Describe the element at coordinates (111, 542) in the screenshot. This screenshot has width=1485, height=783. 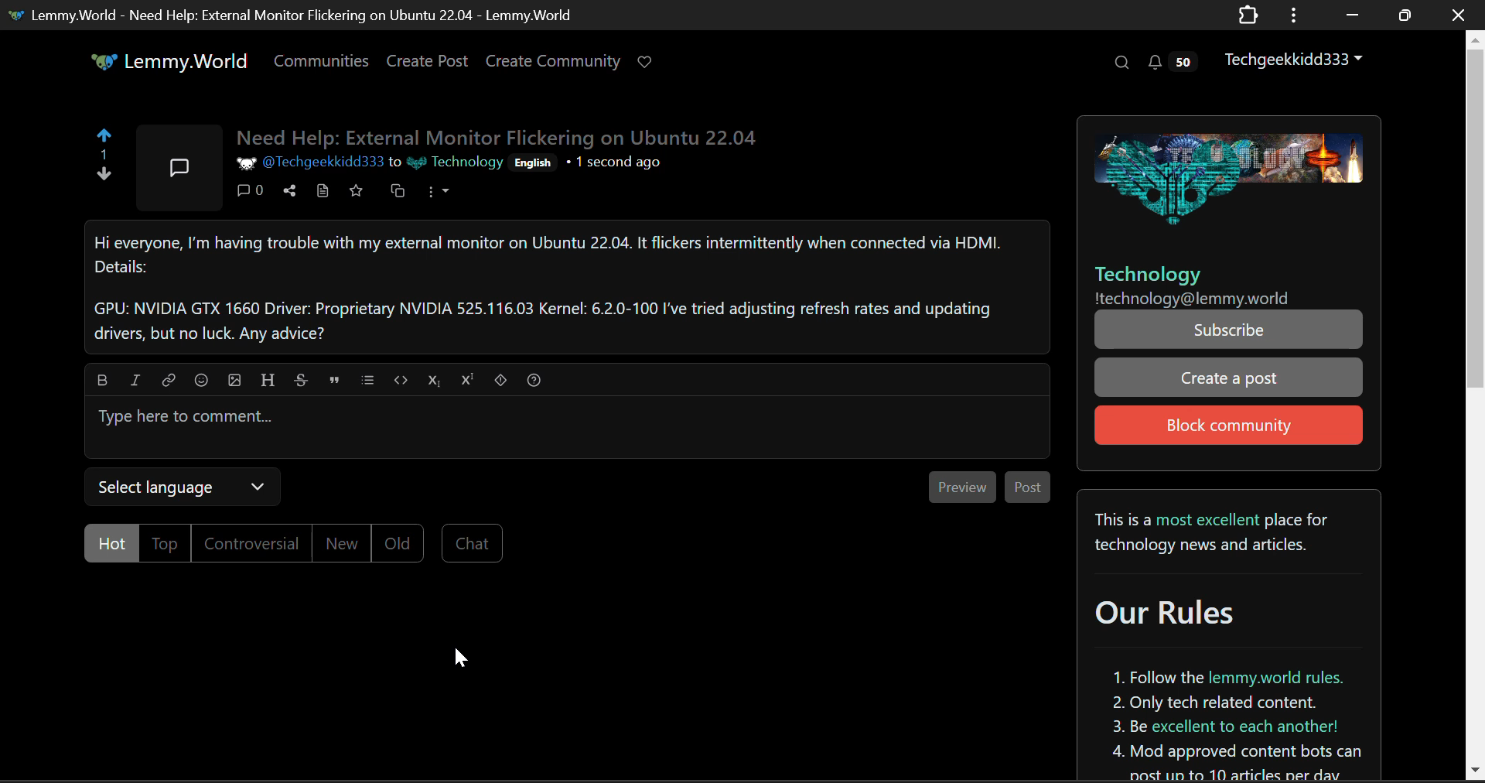
I see `Hot Comment Filter` at that location.